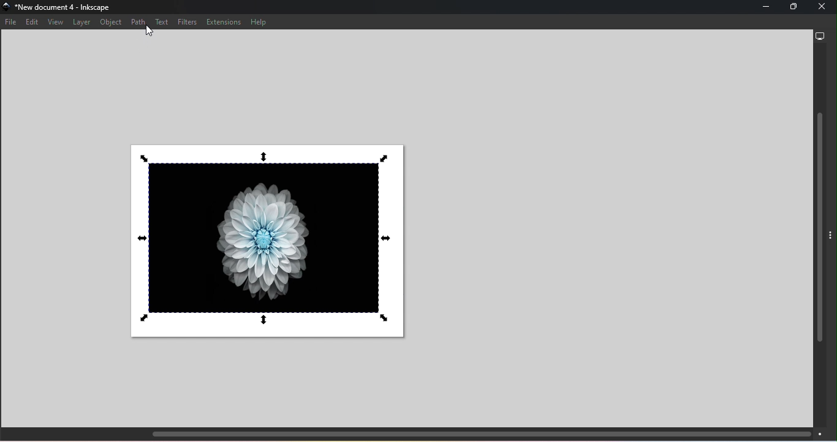 This screenshot has width=837, height=442. Describe the element at coordinates (151, 32) in the screenshot. I see `Cursor` at that location.